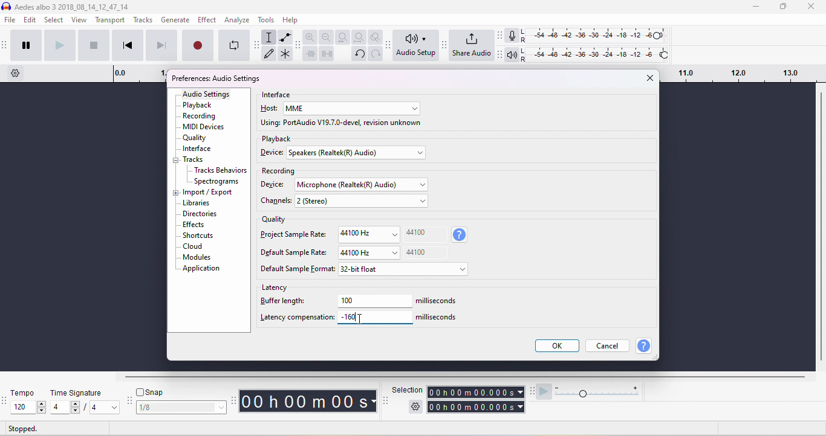 The height and width of the screenshot is (436, 826). Describe the element at coordinates (417, 232) in the screenshot. I see `44100` at that location.